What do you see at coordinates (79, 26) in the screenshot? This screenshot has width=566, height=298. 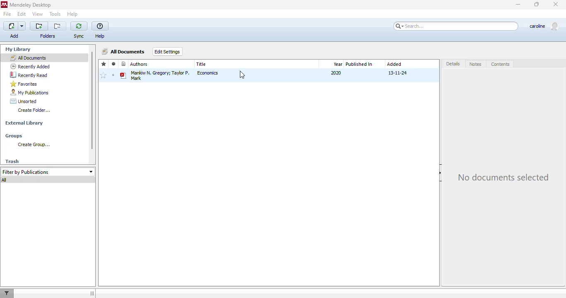 I see `sync` at bounding box center [79, 26].